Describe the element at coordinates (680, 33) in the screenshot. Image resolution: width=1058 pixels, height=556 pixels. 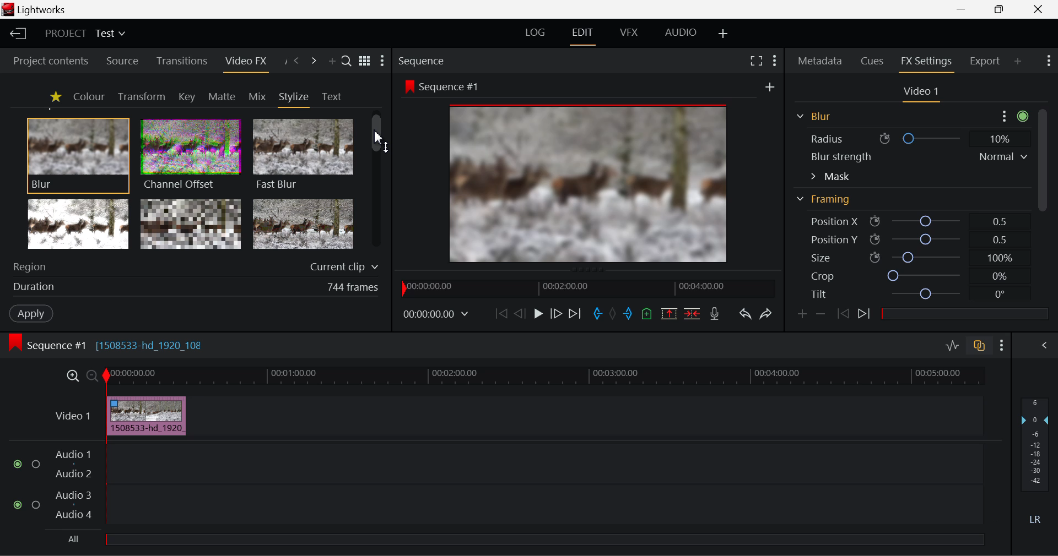
I see `AUDIO Layout` at that location.